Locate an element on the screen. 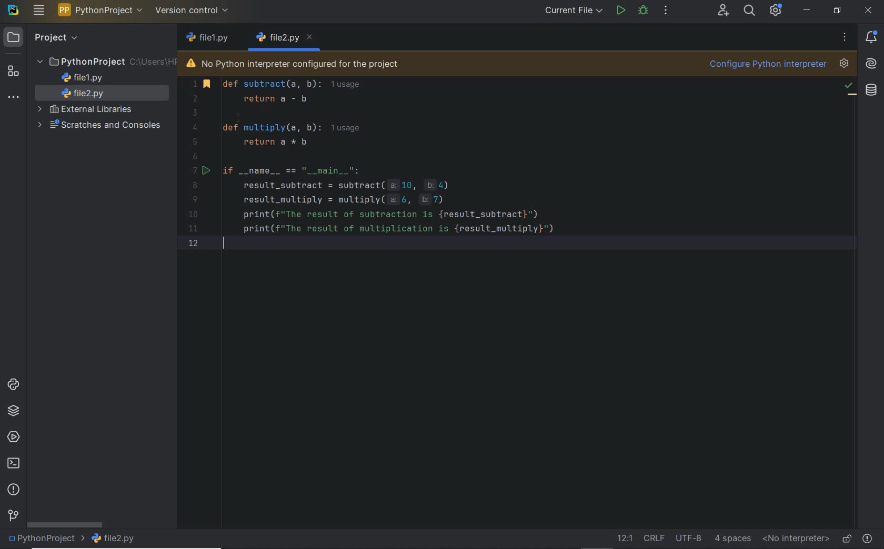 The image size is (884, 549). run is located at coordinates (206, 169).